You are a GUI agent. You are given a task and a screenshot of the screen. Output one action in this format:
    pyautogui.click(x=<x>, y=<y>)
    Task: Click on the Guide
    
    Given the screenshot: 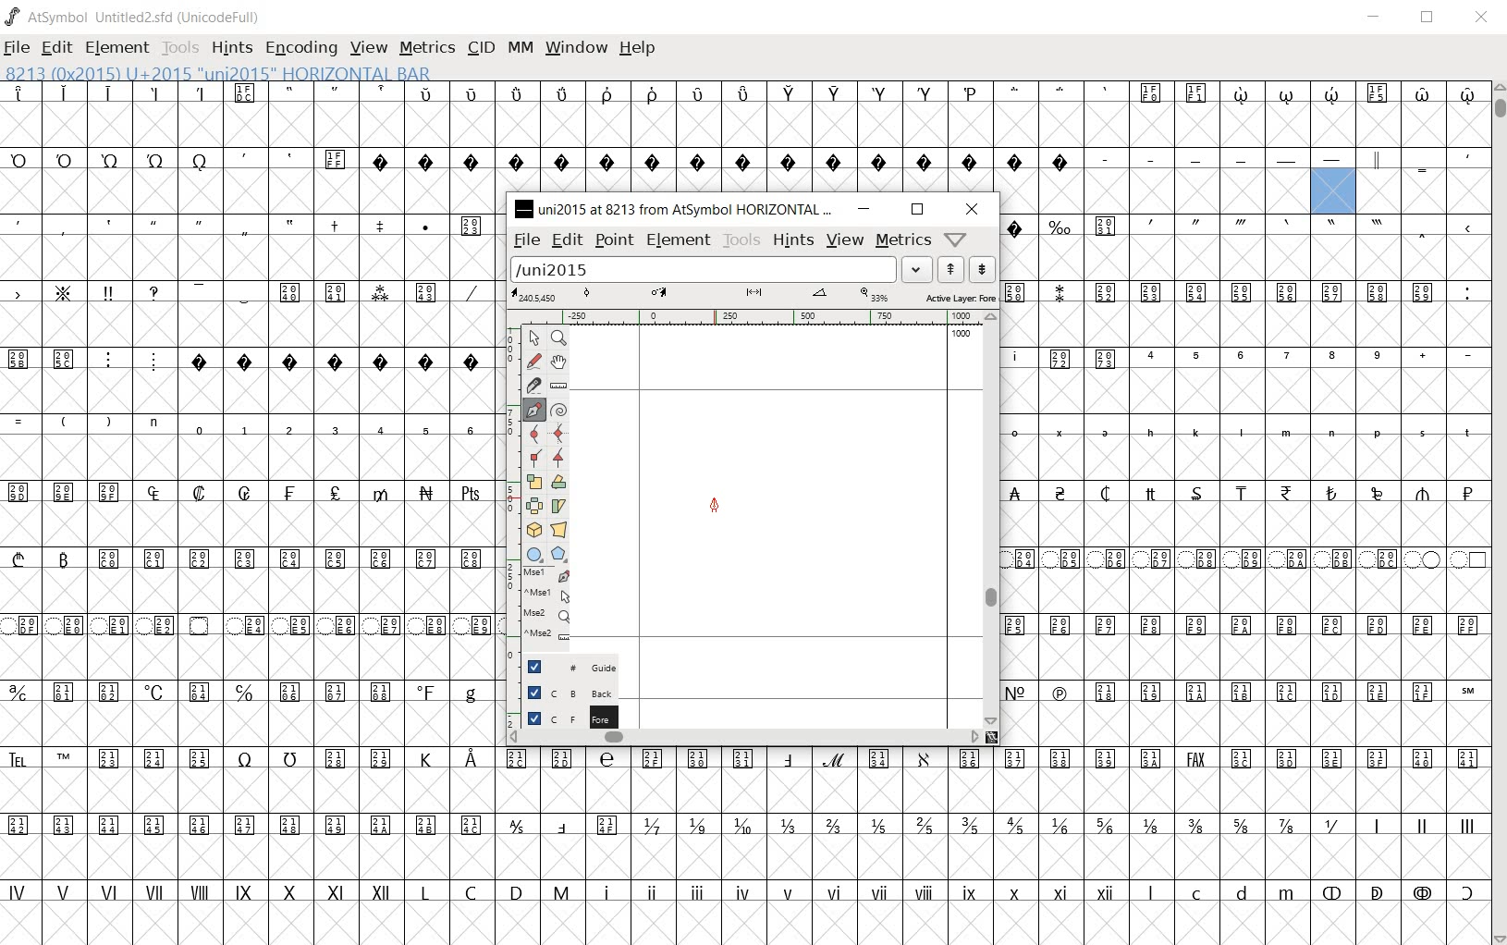 What is the action you would take?
    pyautogui.click(x=560, y=667)
    